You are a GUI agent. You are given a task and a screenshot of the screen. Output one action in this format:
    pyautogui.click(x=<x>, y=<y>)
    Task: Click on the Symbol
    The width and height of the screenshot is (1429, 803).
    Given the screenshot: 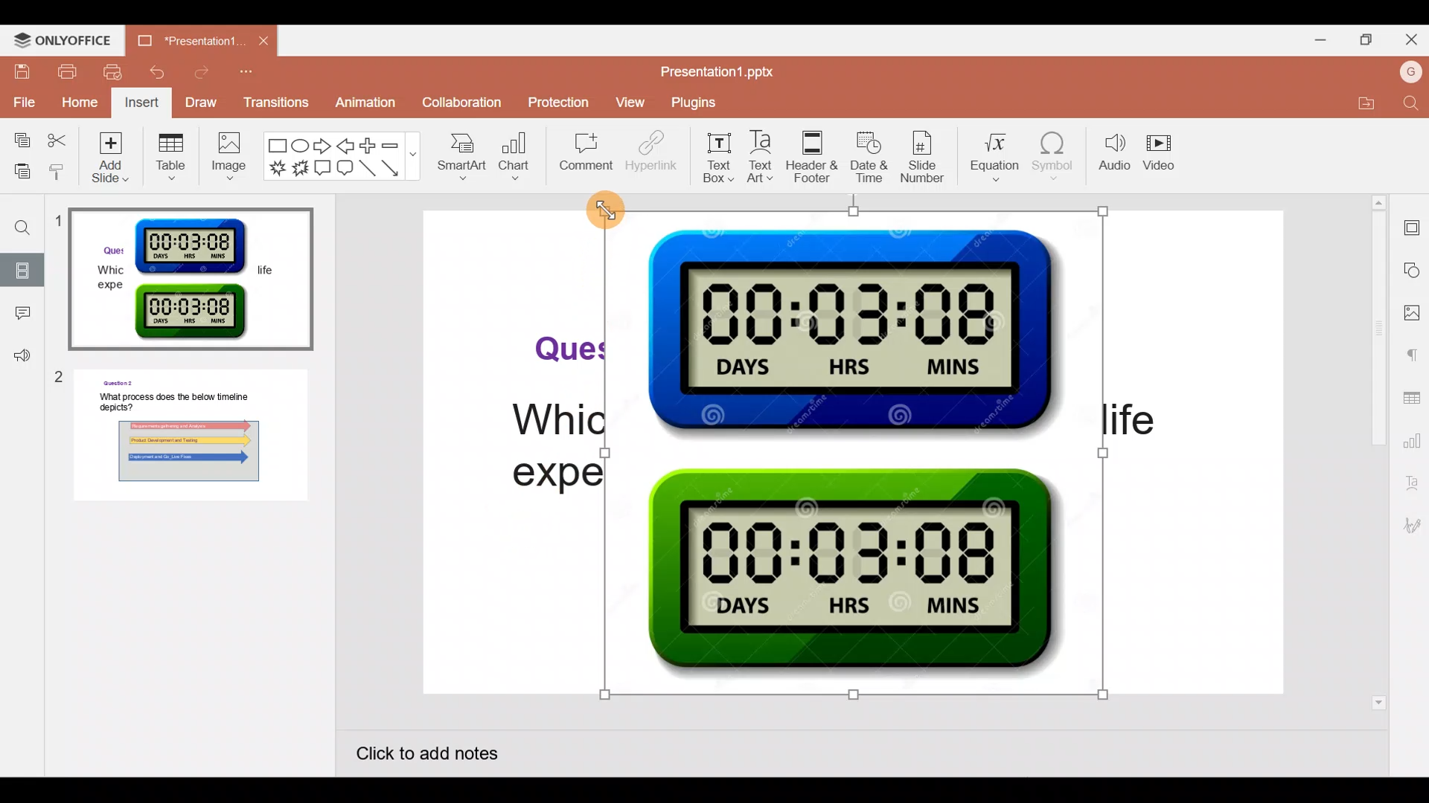 What is the action you would take?
    pyautogui.click(x=1057, y=155)
    